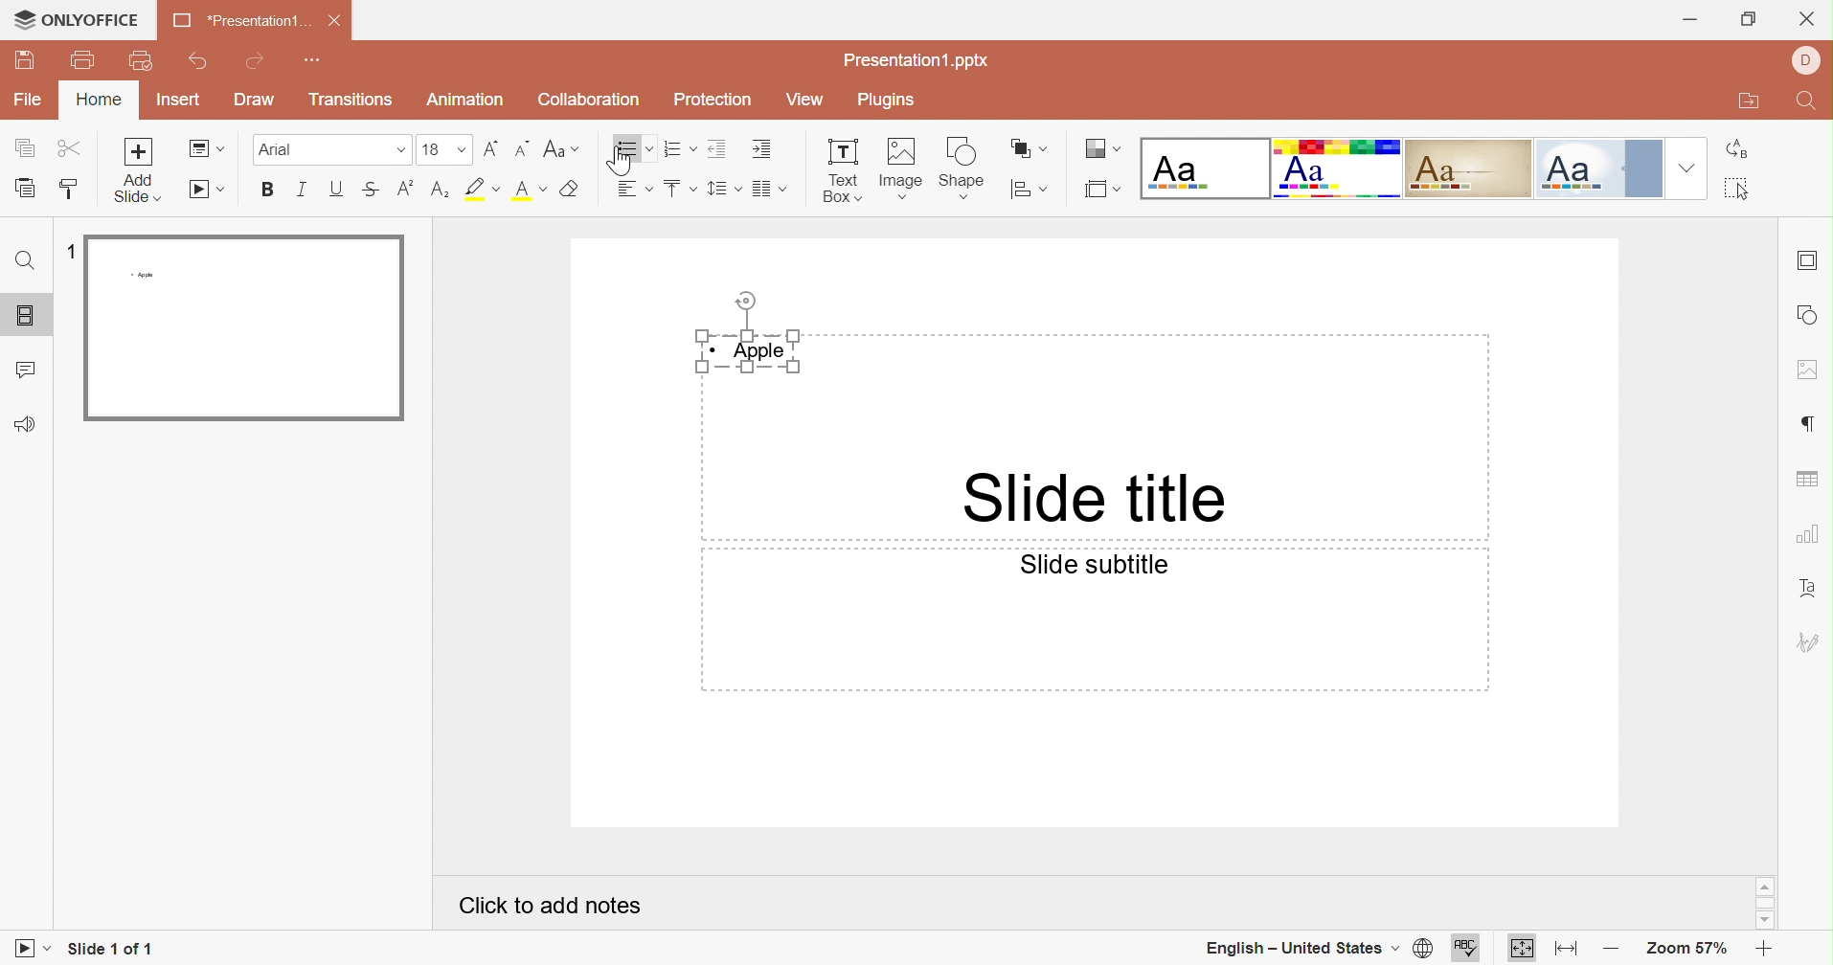 This screenshot has width=1833, height=965. What do you see at coordinates (113, 946) in the screenshot?
I see `Slide 1 of 1` at bounding box center [113, 946].